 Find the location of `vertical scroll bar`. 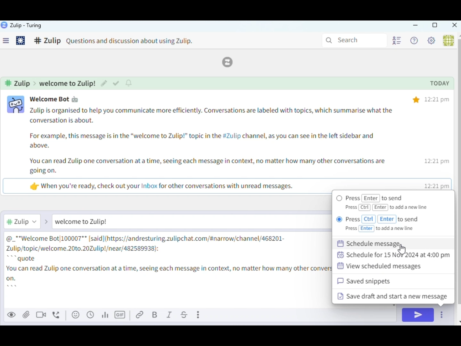

vertical scroll bar is located at coordinates (458, 172).